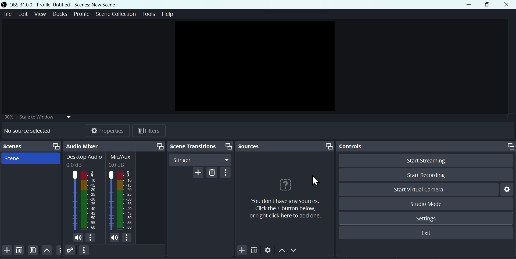 This screenshot has width=516, height=259. Describe the element at coordinates (129, 238) in the screenshot. I see `more` at that location.